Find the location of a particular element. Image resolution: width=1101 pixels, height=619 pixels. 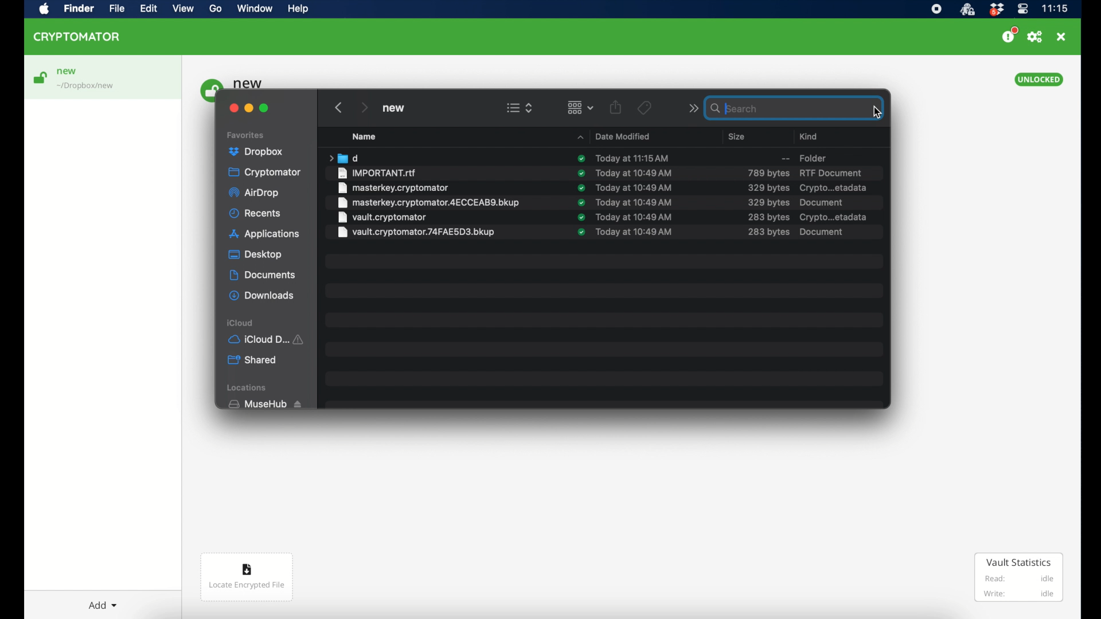

sync is located at coordinates (580, 159).